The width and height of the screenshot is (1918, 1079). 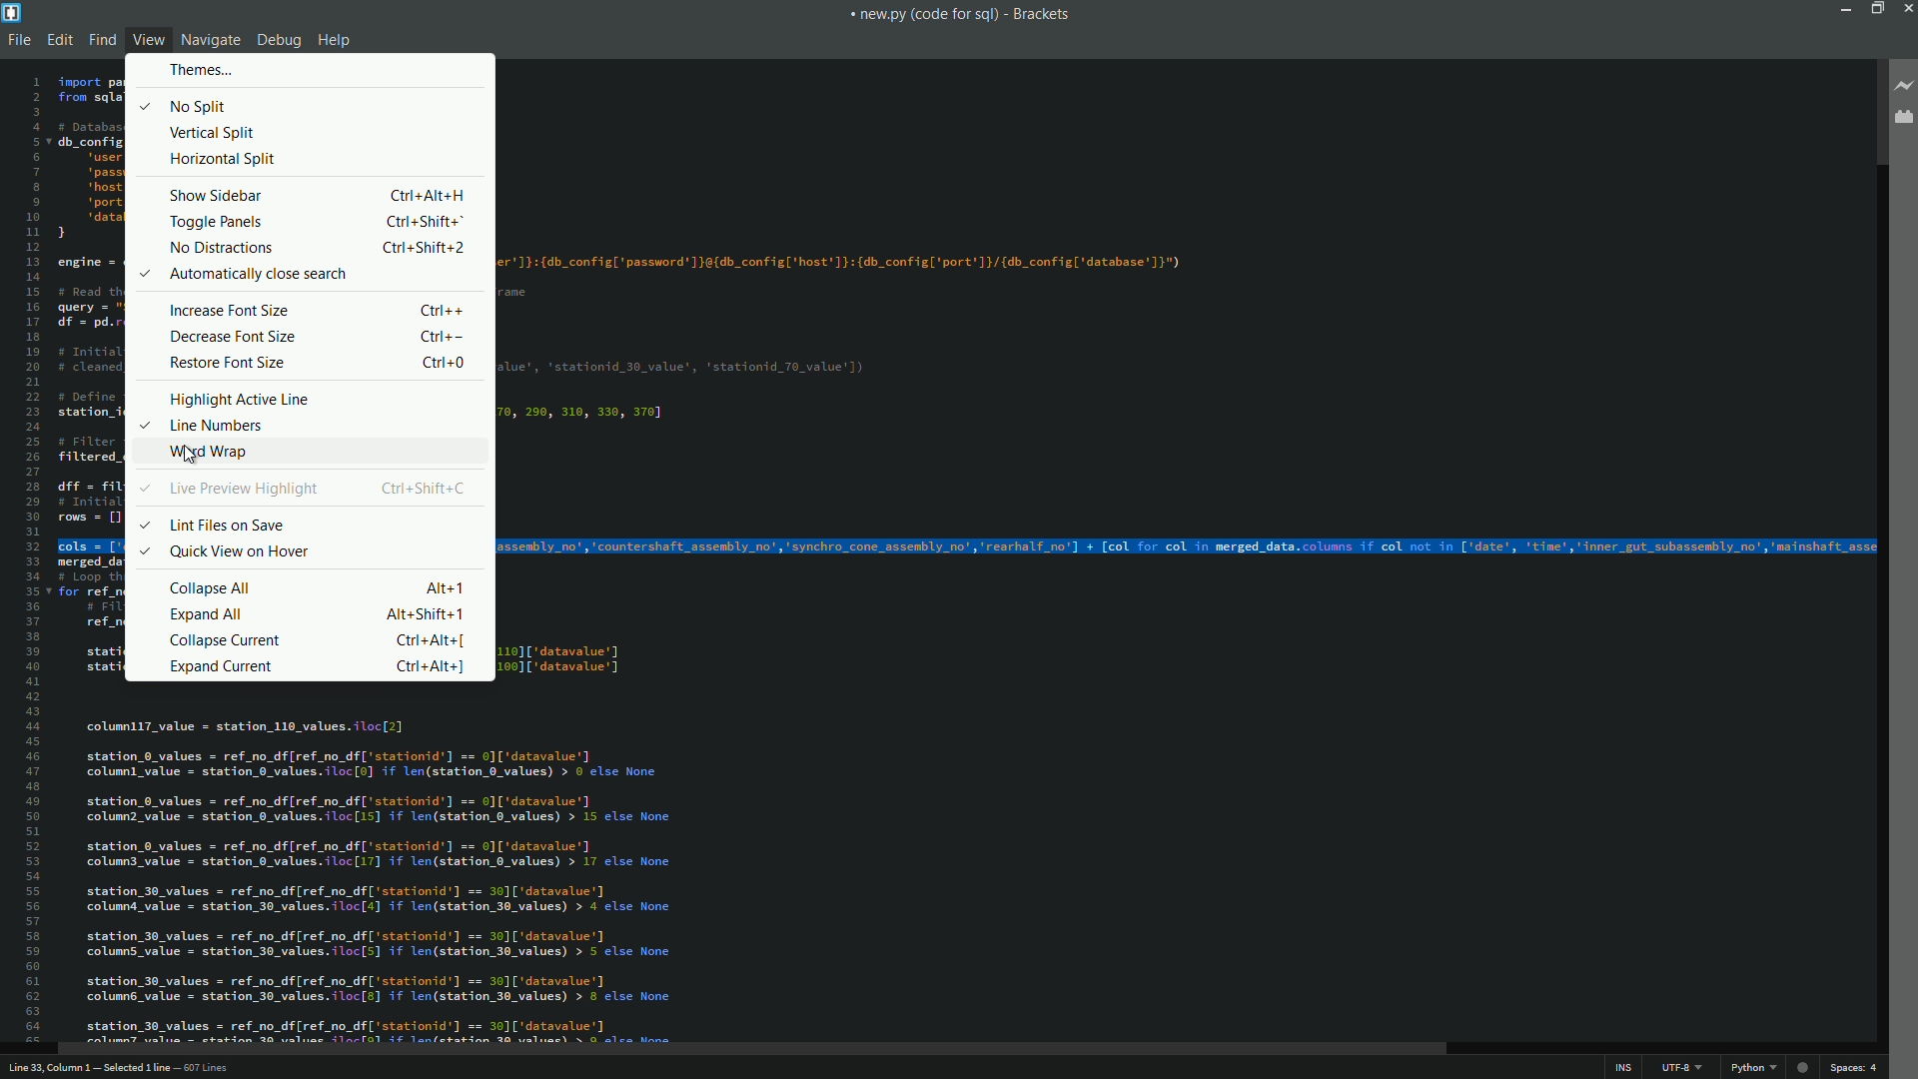 What do you see at coordinates (445, 364) in the screenshot?
I see `keyboard shortcut` at bounding box center [445, 364].